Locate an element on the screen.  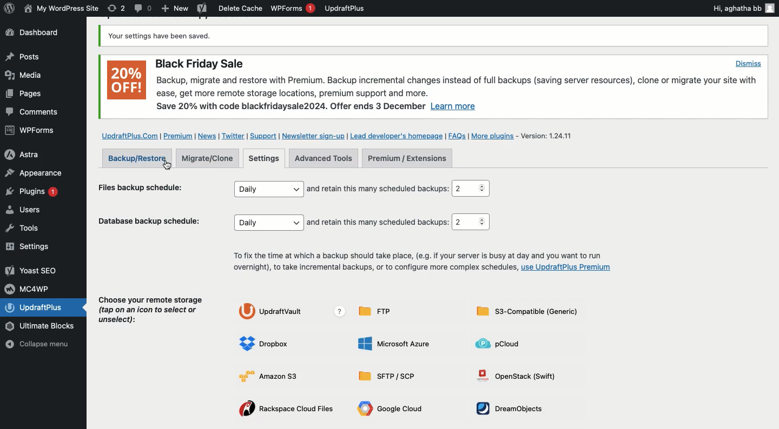
Daily is located at coordinates (269, 223).